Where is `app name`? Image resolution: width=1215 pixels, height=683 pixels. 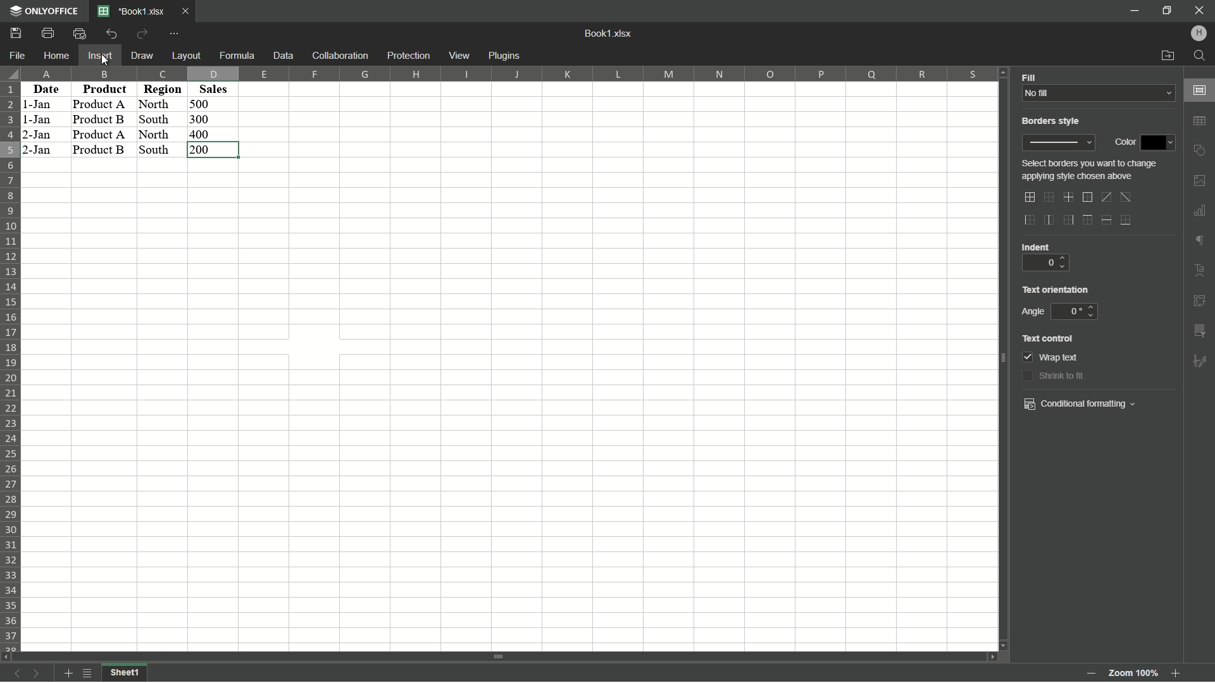
app name is located at coordinates (44, 12).